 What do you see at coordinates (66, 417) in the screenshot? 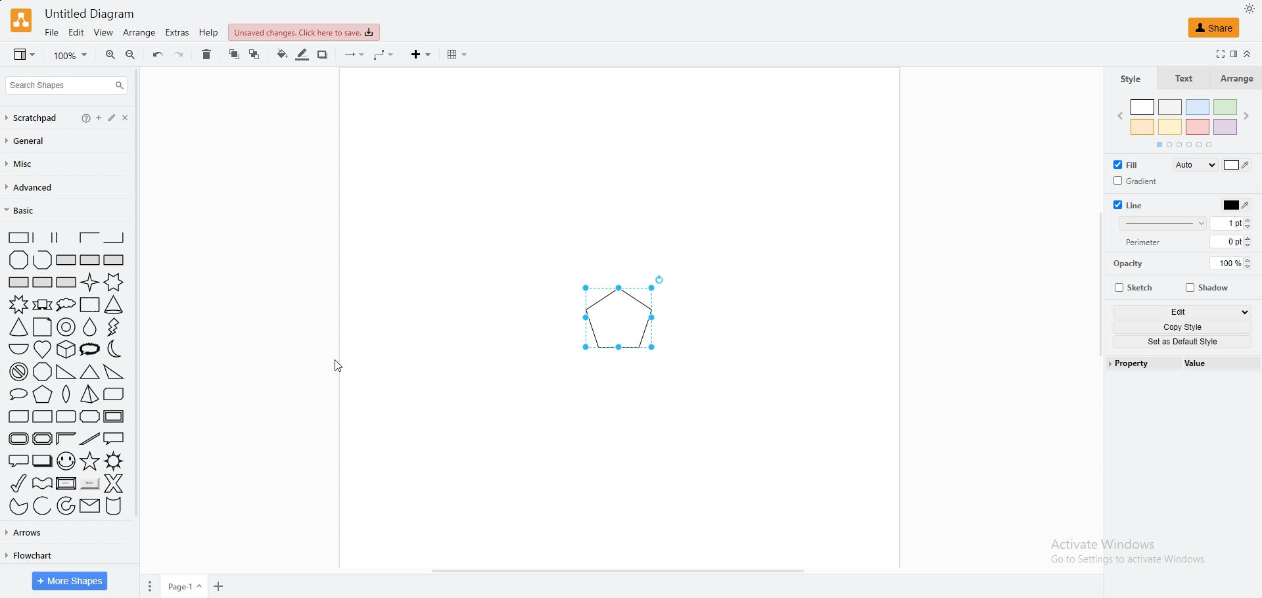
I see `rounded rectangle (three colors)` at bounding box center [66, 417].